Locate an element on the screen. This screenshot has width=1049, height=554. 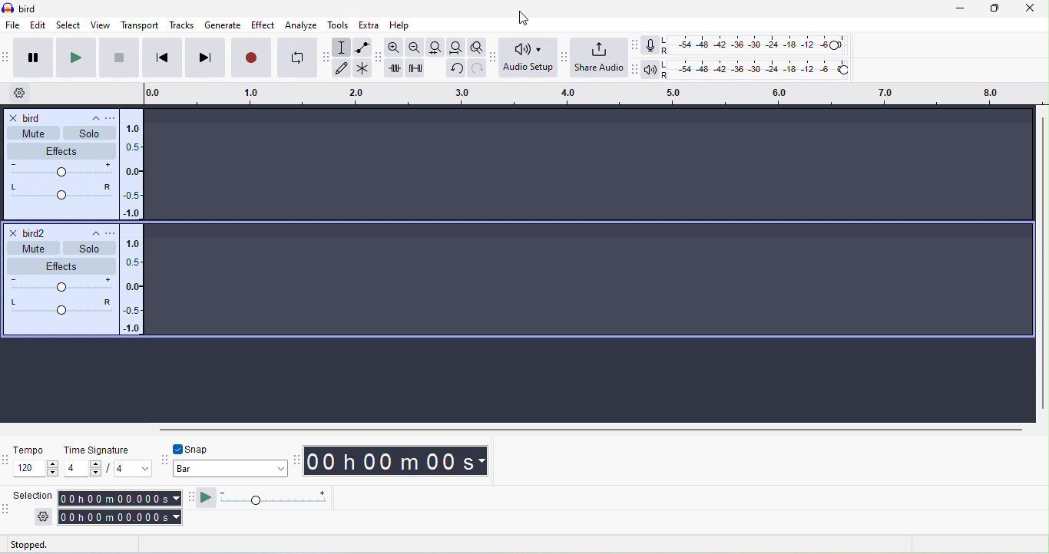
analyze is located at coordinates (300, 24).